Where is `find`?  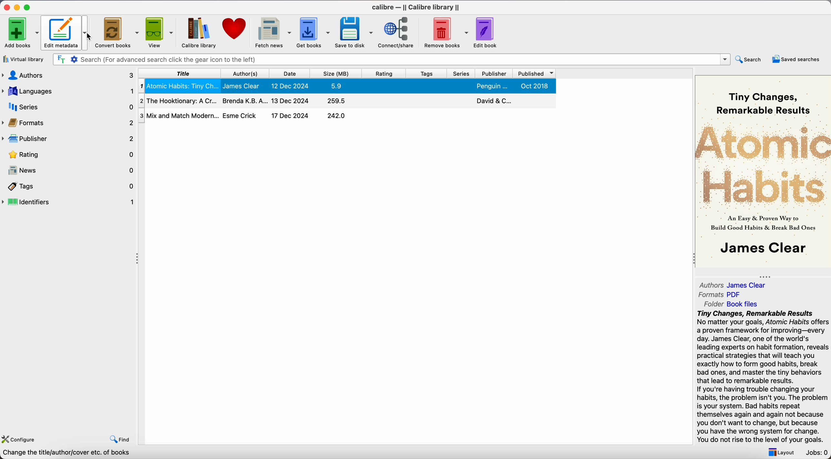
find is located at coordinates (120, 440).